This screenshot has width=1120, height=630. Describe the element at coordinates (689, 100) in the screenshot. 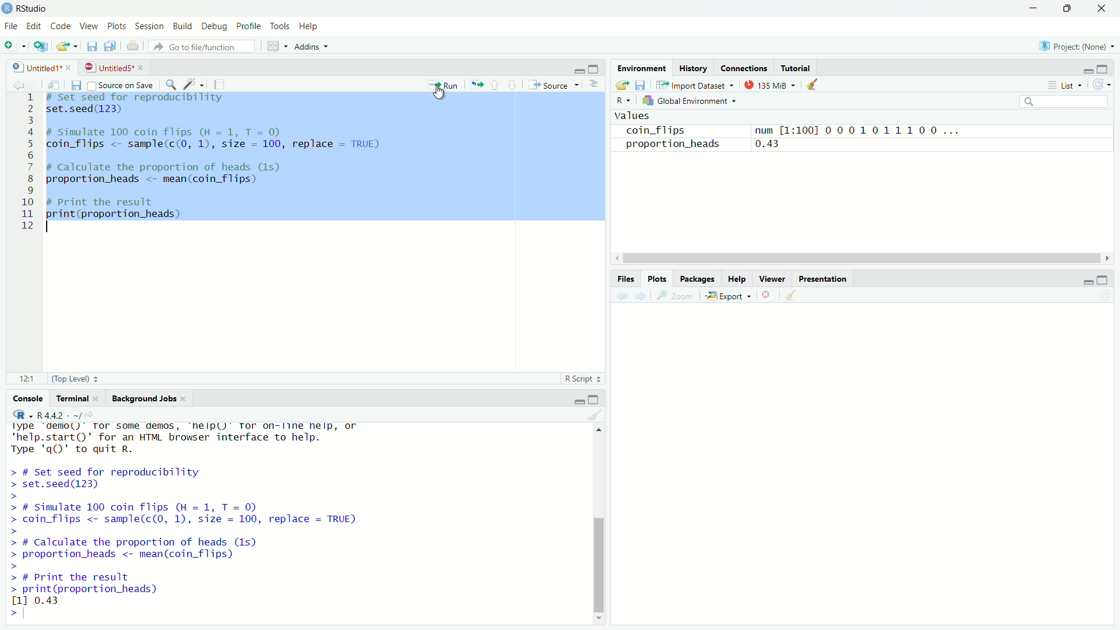

I see `global environment` at that location.